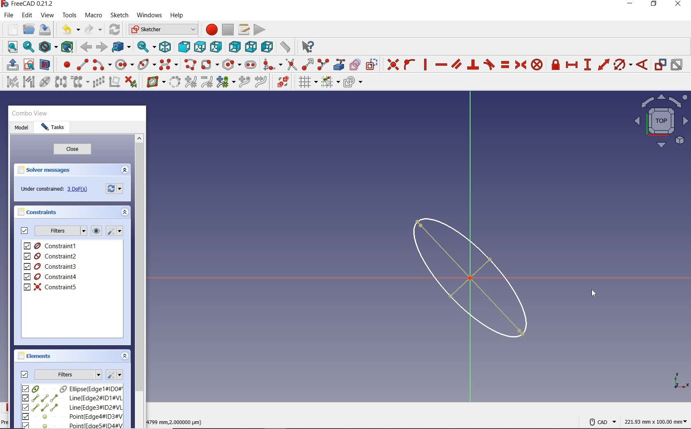 This screenshot has width=691, height=429. Describe the element at coordinates (176, 16) in the screenshot. I see `help` at that location.